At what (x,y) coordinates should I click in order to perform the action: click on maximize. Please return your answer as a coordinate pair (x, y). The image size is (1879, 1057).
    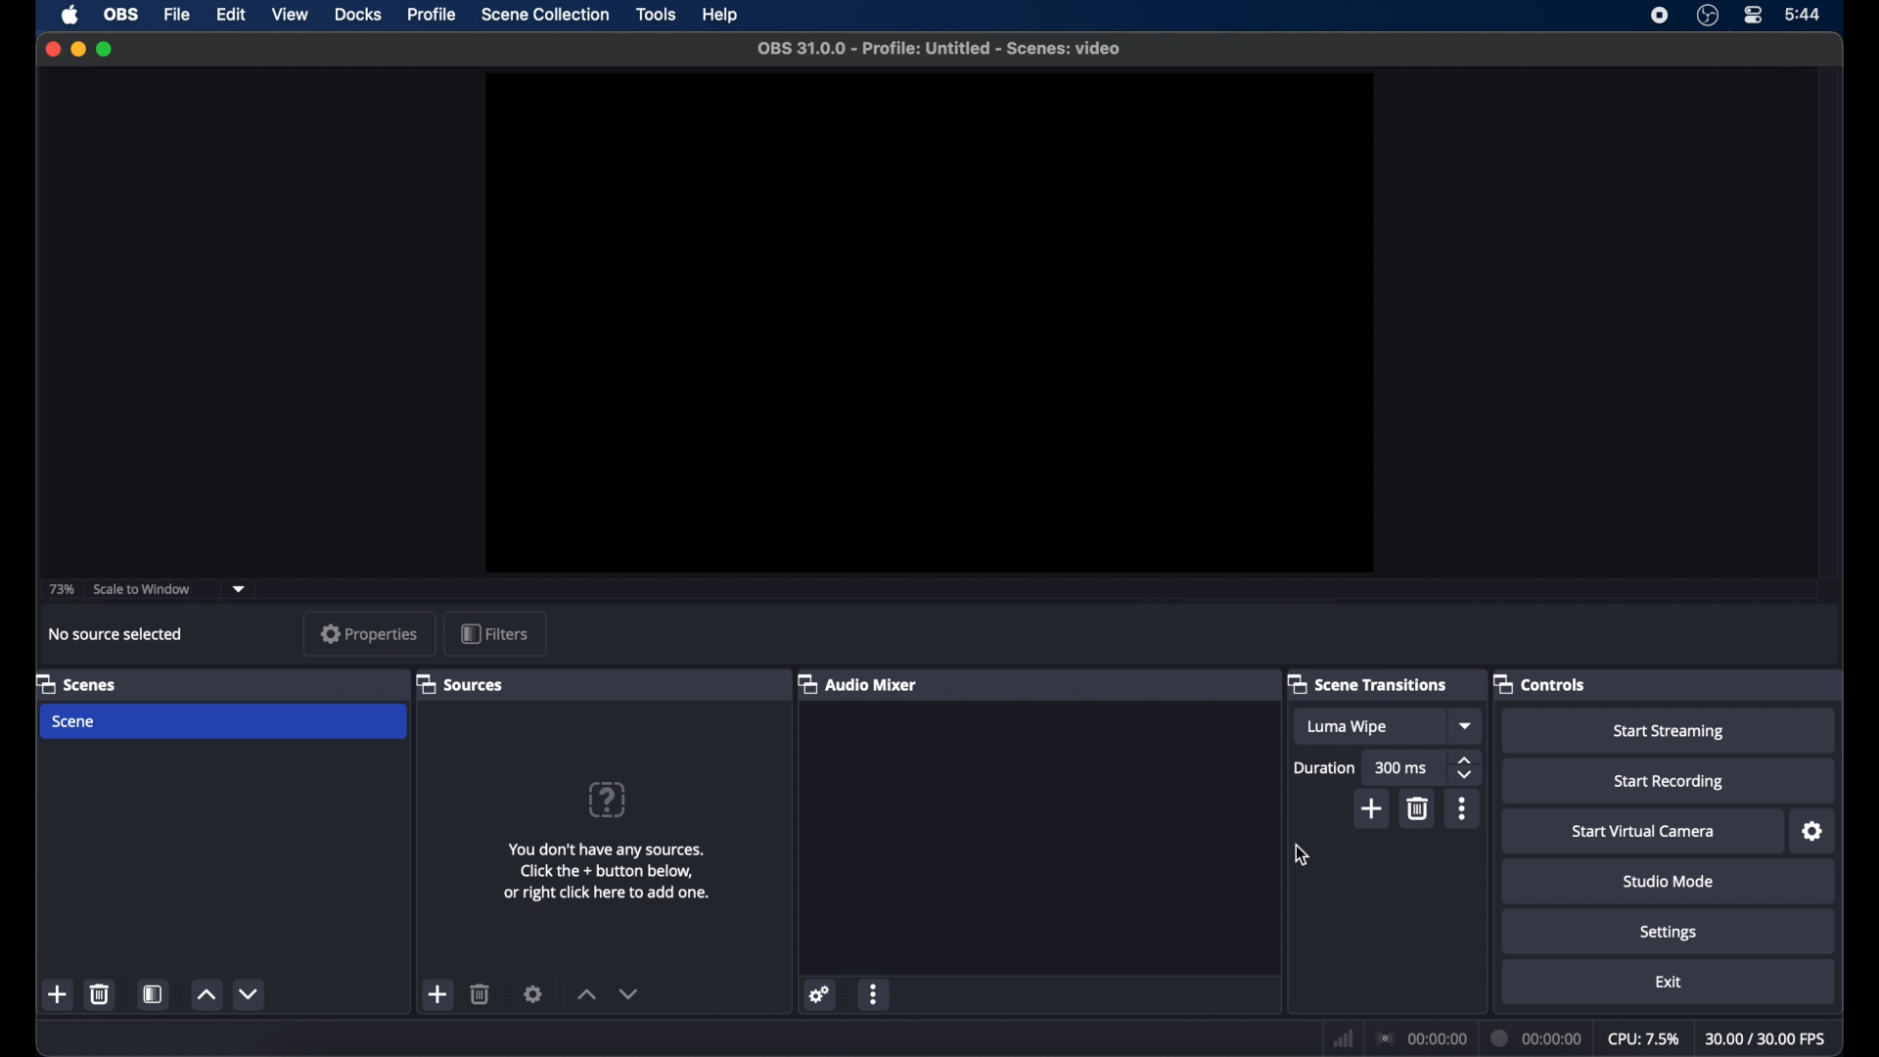
    Looking at the image, I should click on (108, 49).